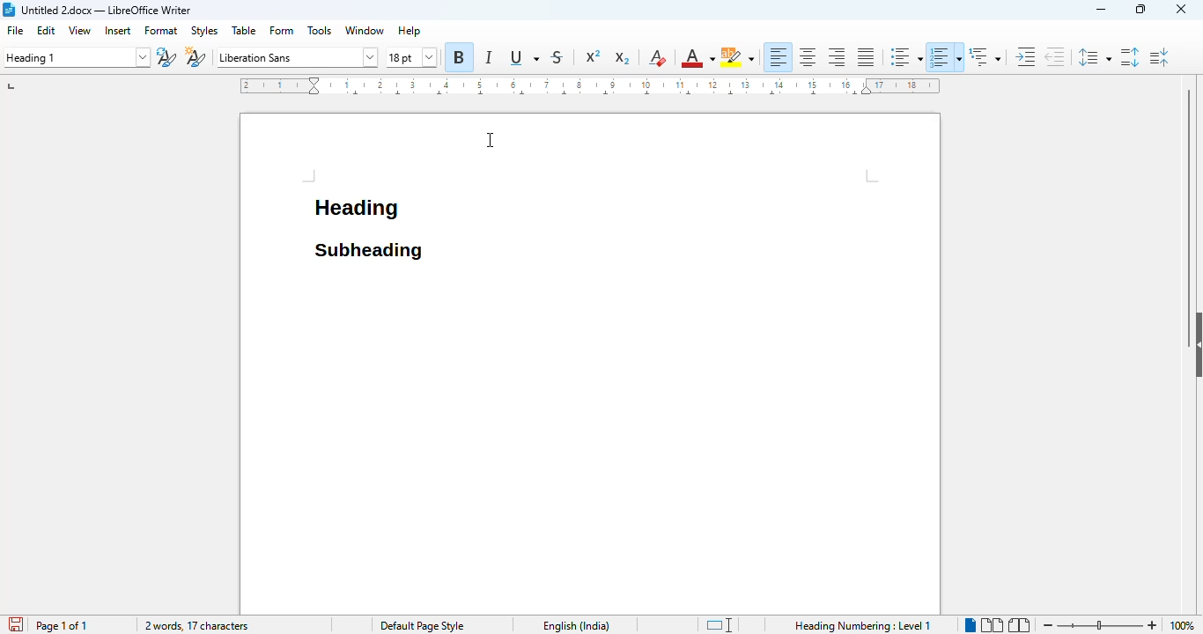 This screenshot has width=1203, height=634. Describe the element at coordinates (778, 56) in the screenshot. I see `align left` at that location.